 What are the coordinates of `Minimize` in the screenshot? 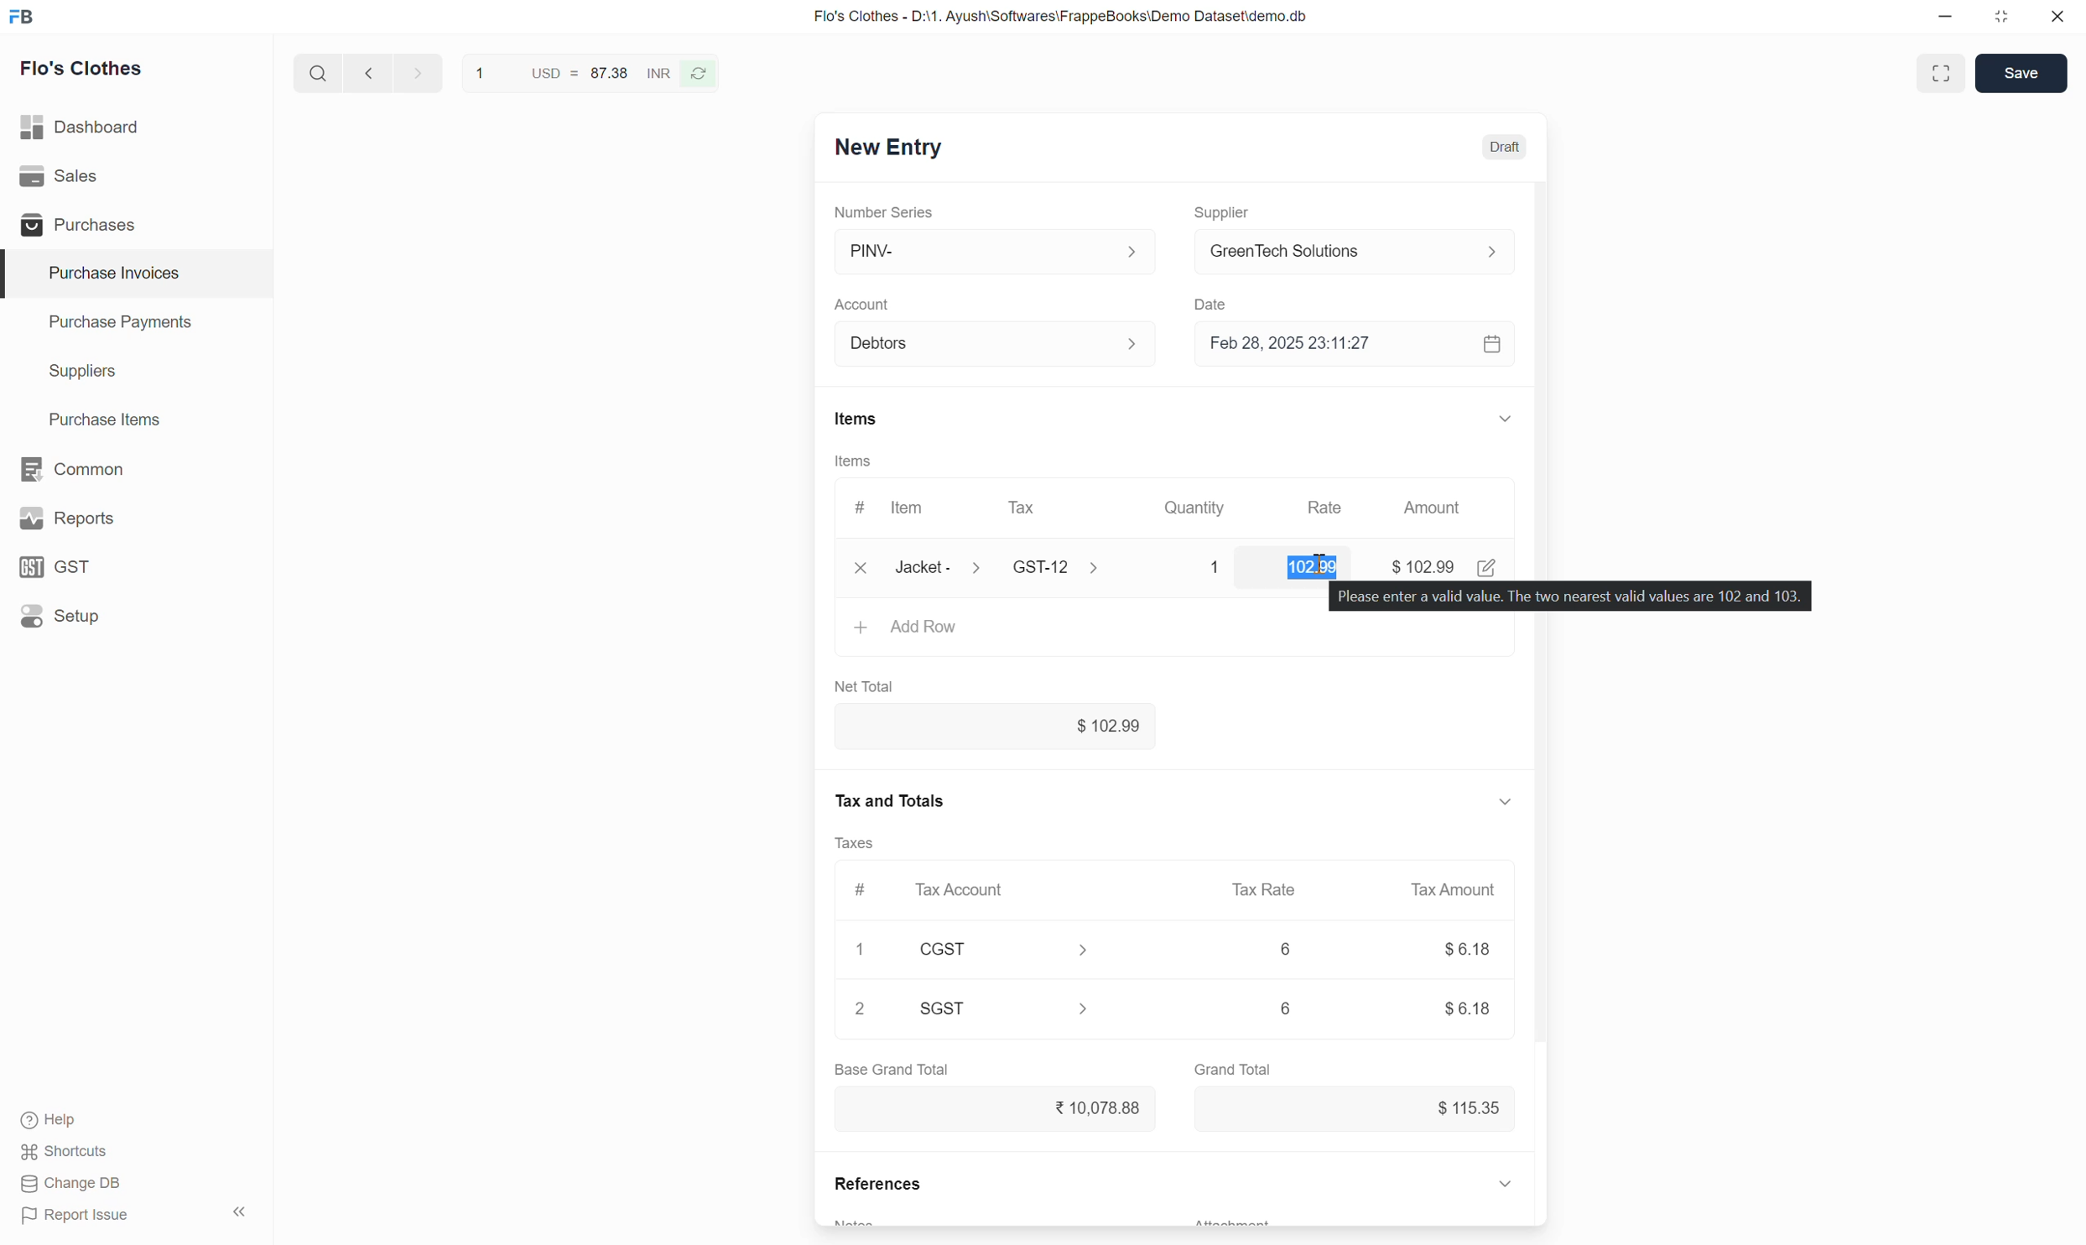 It's located at (1945, 17).